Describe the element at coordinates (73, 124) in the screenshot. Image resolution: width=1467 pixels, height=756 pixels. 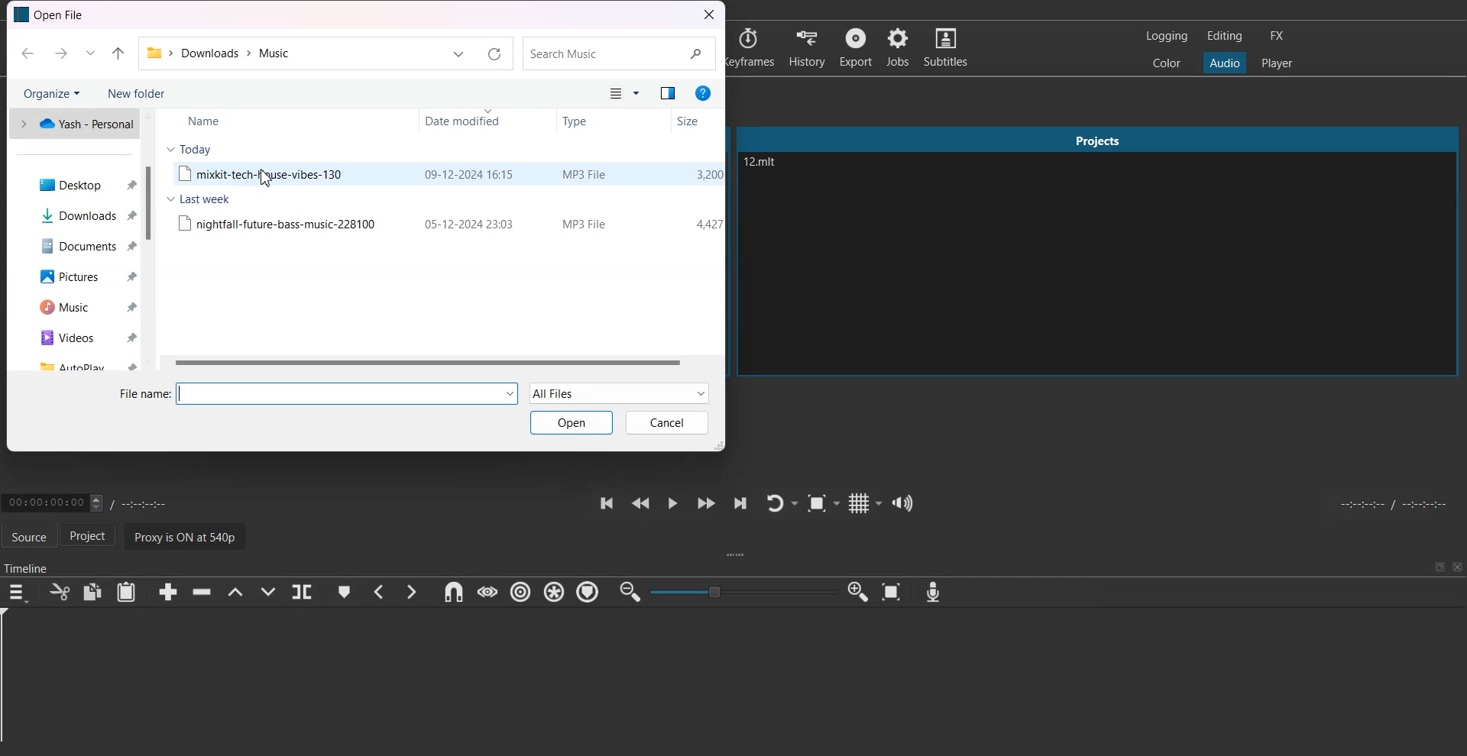
I see `One Drive File` at that location.